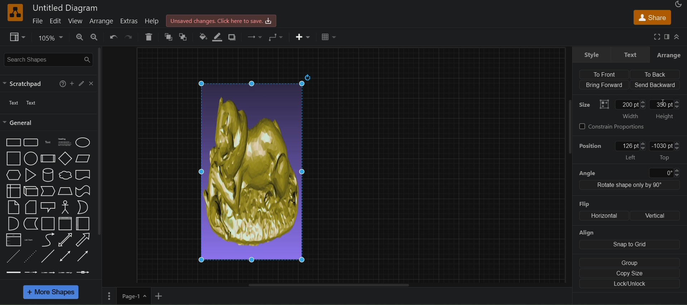  What do you see at coordinates (628, 246) in the screenshot?
I see `align` at bounding box center [628, 246].